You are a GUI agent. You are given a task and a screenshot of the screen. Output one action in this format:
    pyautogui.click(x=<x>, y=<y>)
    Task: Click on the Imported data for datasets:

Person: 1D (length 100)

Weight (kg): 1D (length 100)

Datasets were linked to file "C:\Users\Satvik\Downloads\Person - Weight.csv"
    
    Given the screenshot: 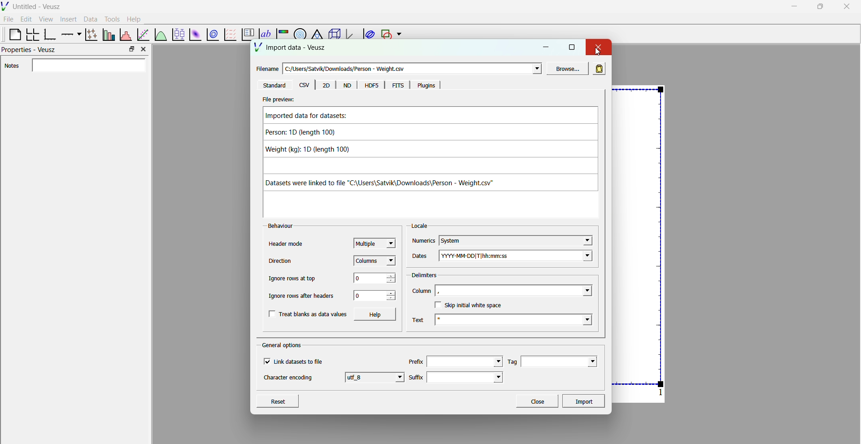 What is the action you would take?
    pyautogui.click(x=419, y=156)
    